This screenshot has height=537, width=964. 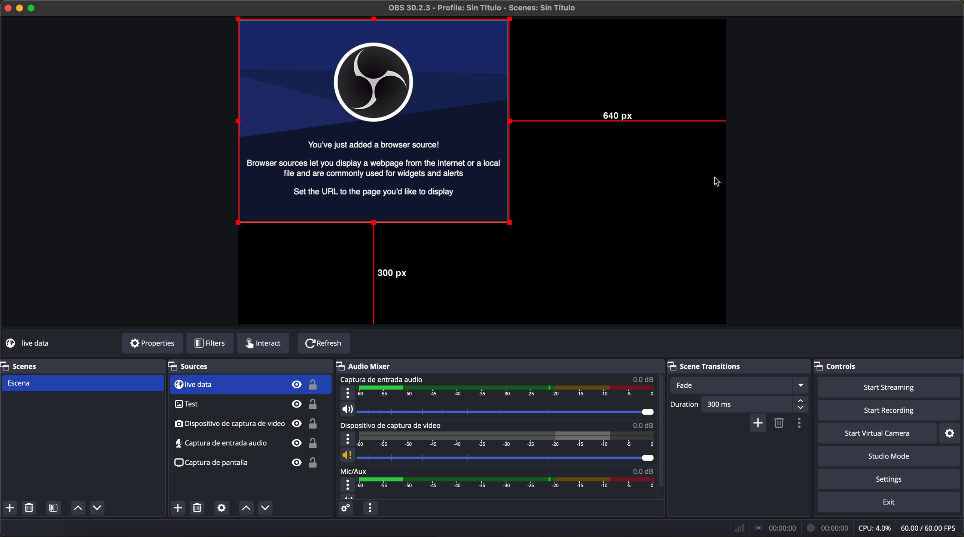 I want to click on transition properties, so click(x=801, y=424).